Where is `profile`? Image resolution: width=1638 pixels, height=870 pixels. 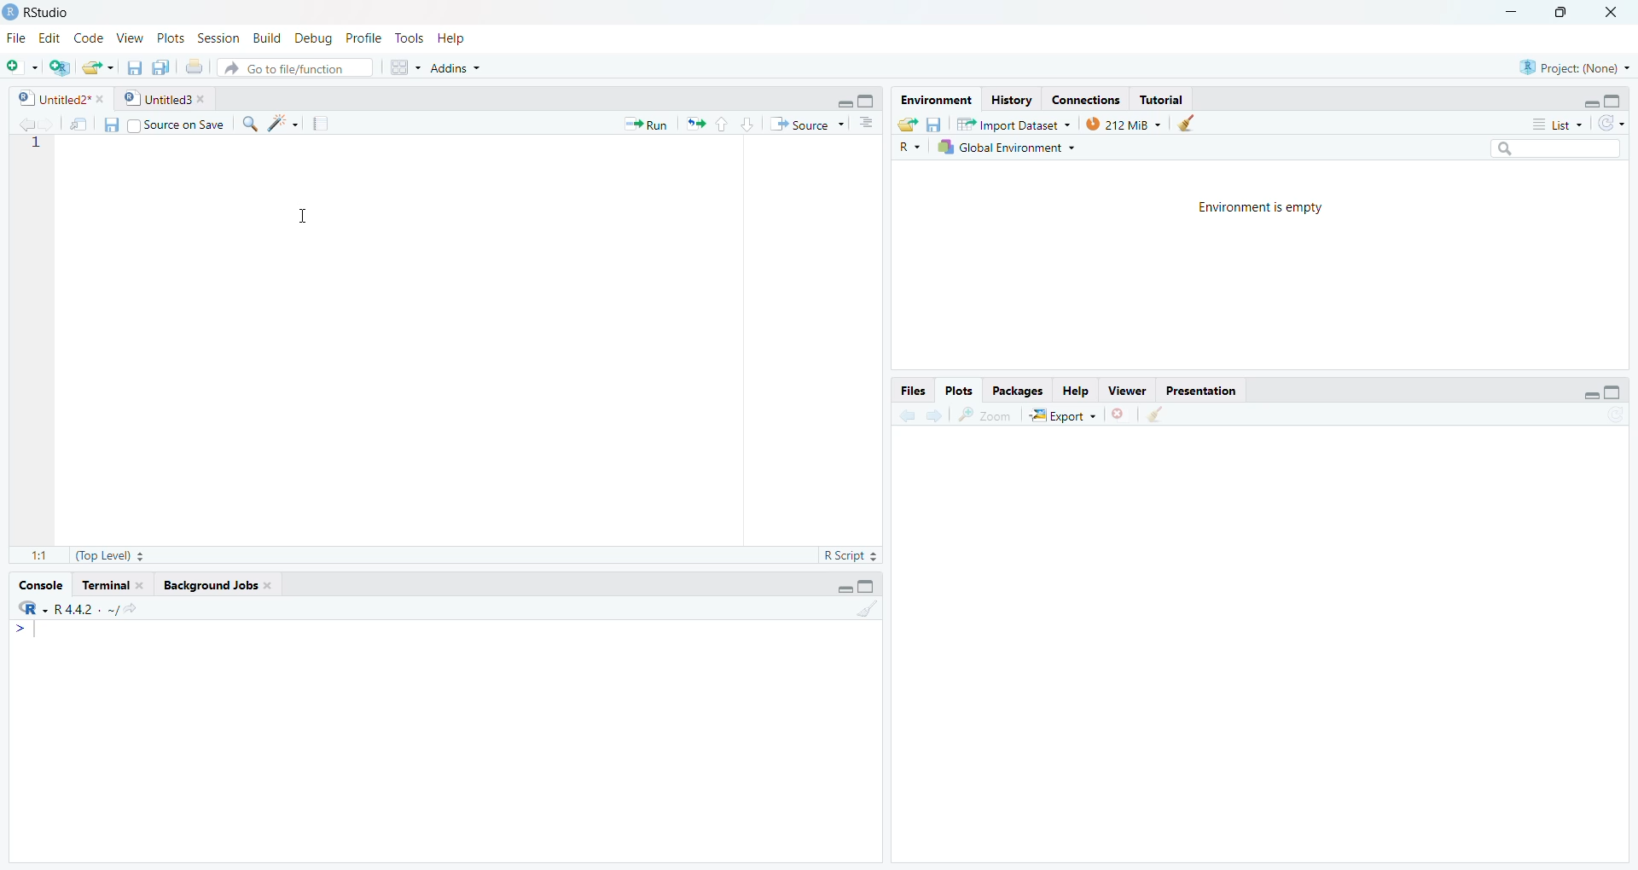 profile is located at coordinates (363, 38).